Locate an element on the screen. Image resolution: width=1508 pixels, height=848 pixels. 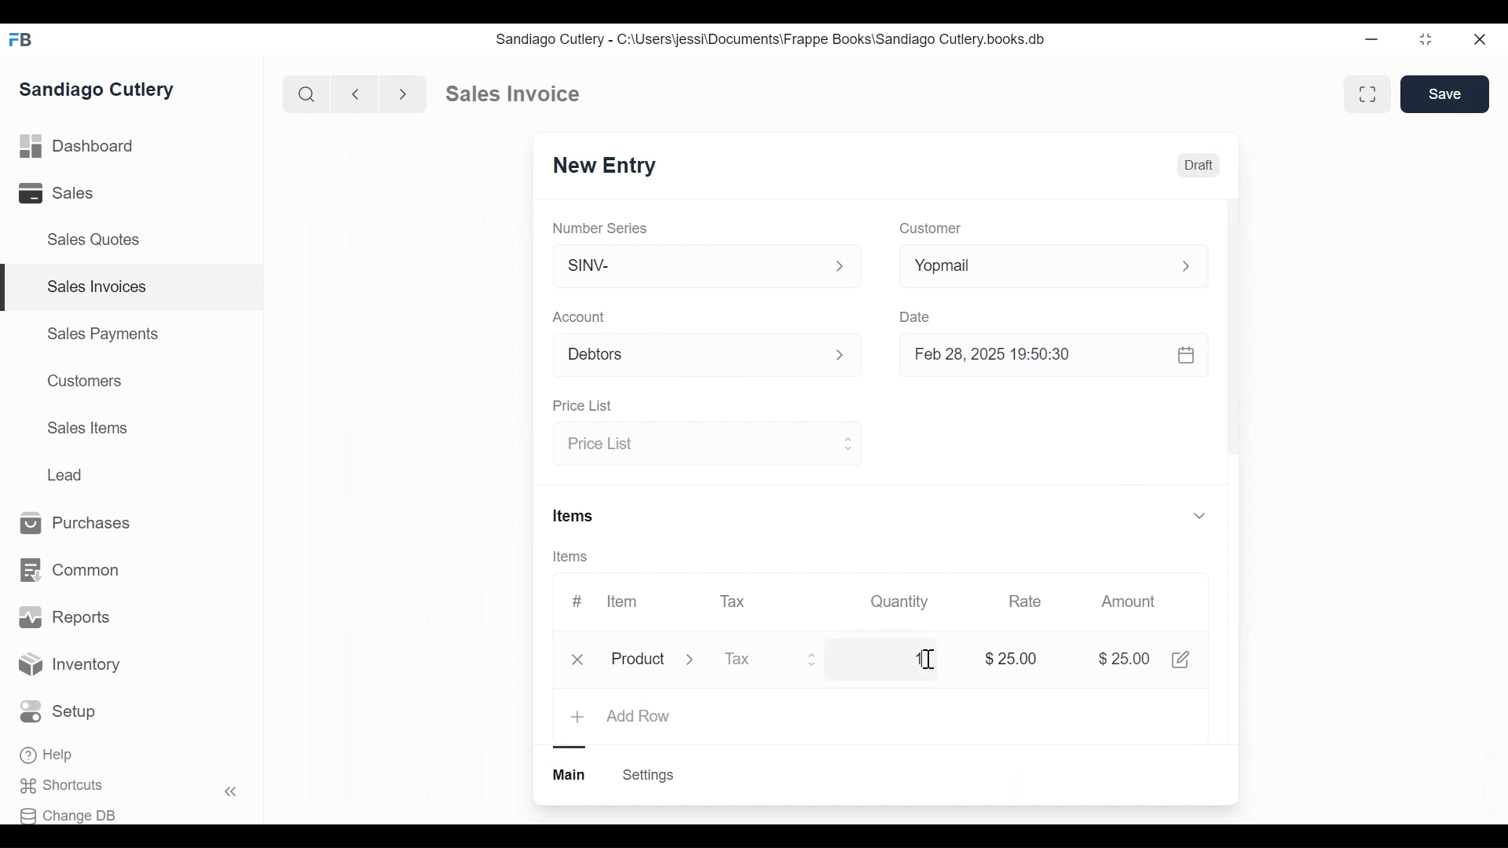
Tax is located at coordinates (734, 601).